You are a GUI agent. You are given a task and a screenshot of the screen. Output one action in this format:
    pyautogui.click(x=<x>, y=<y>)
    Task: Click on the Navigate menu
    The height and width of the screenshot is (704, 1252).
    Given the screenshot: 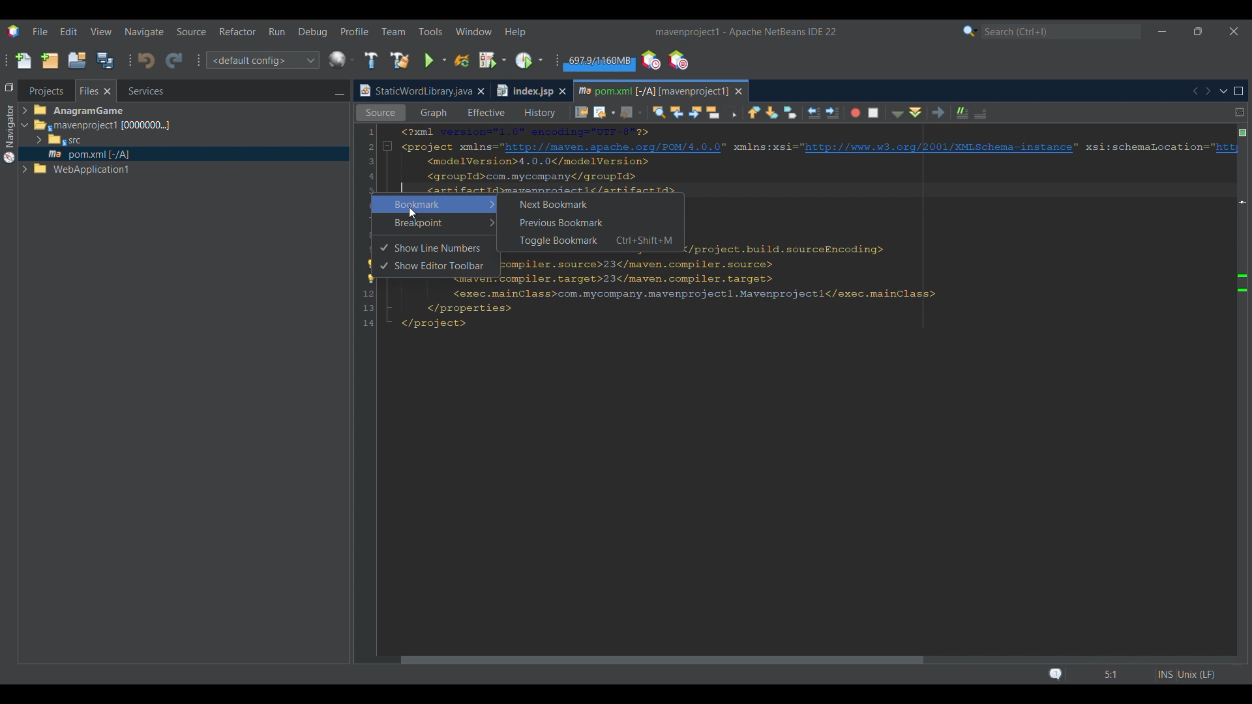 What is the action you would take?
    pyautogui.click(x=144, y=32)
    